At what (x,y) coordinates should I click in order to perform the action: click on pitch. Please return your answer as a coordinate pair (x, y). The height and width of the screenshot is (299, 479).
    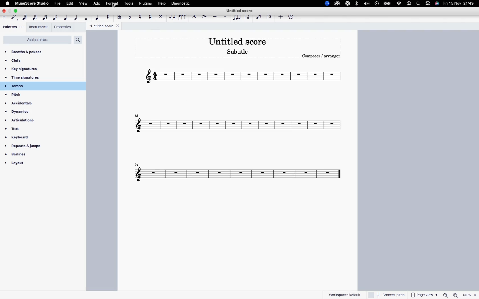
    Looking at the image, I should click on (24, 95).